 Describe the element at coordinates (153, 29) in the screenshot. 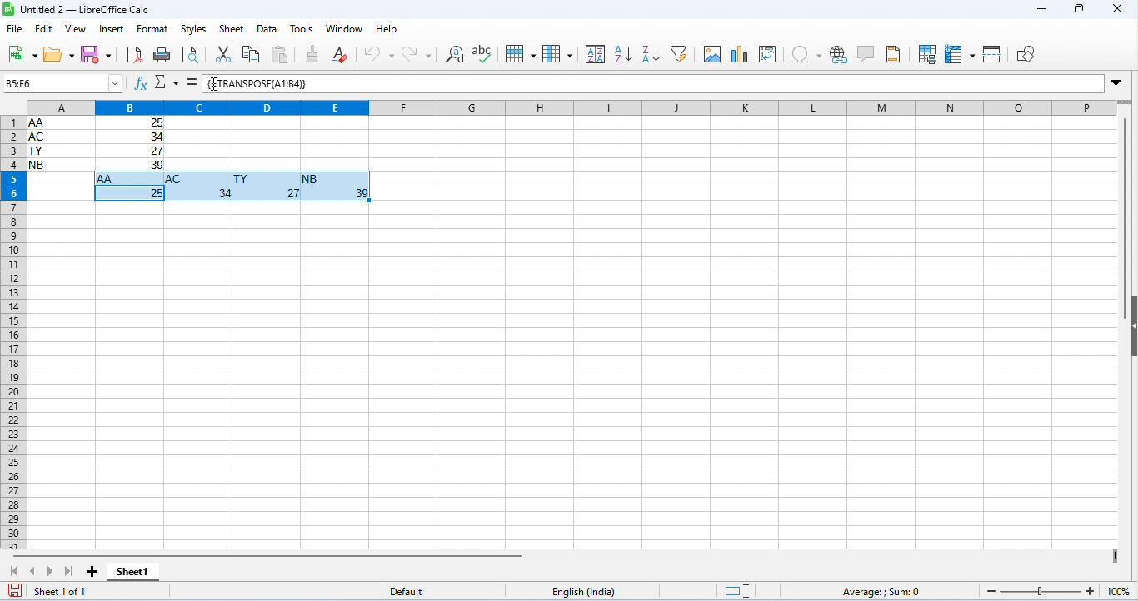

I see `format` at that location.